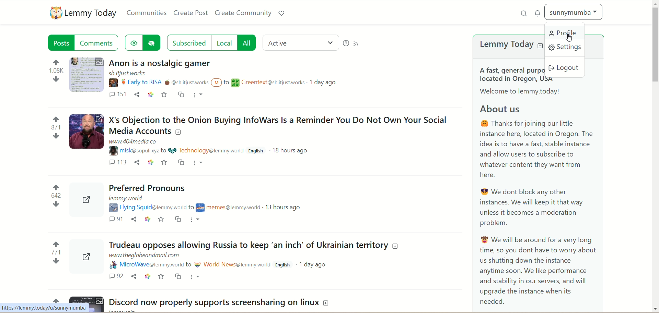  Describe the element at coordinates (197, 221) in the screenshot. I see `More options` at that location.